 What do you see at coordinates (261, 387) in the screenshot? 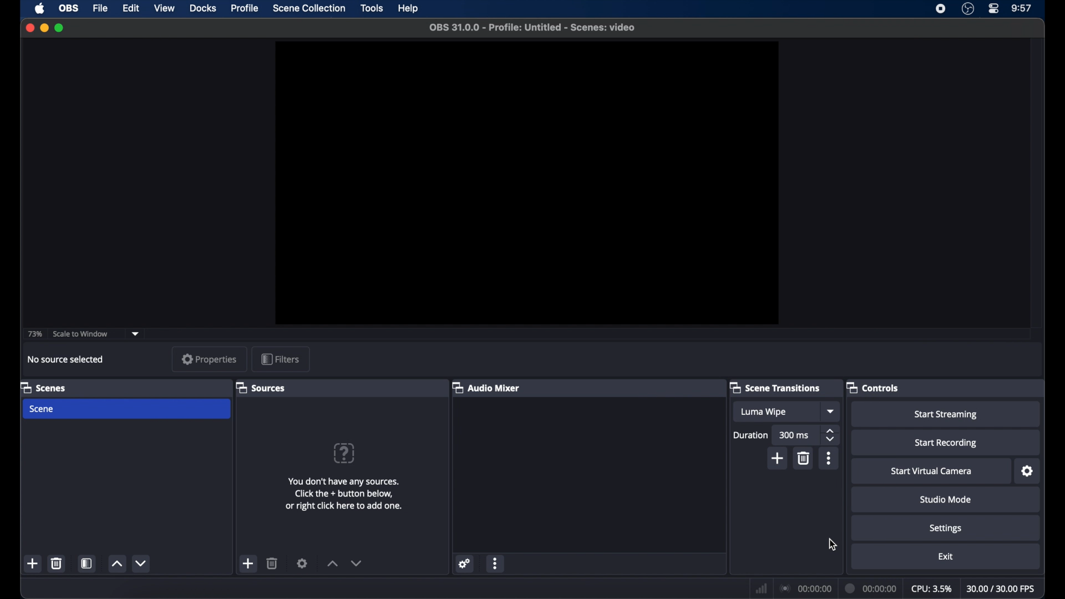
I see `sources` at bounding box center [261, 387].